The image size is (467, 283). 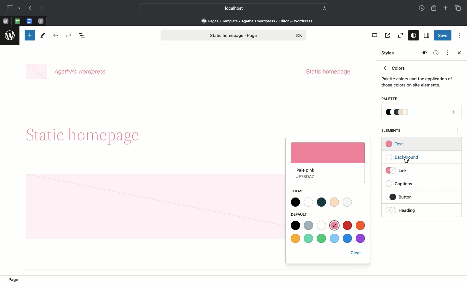 What do you see at coordinates (387, 35) in the screenshot?
I see `View page` at bounding box center [387, 35].